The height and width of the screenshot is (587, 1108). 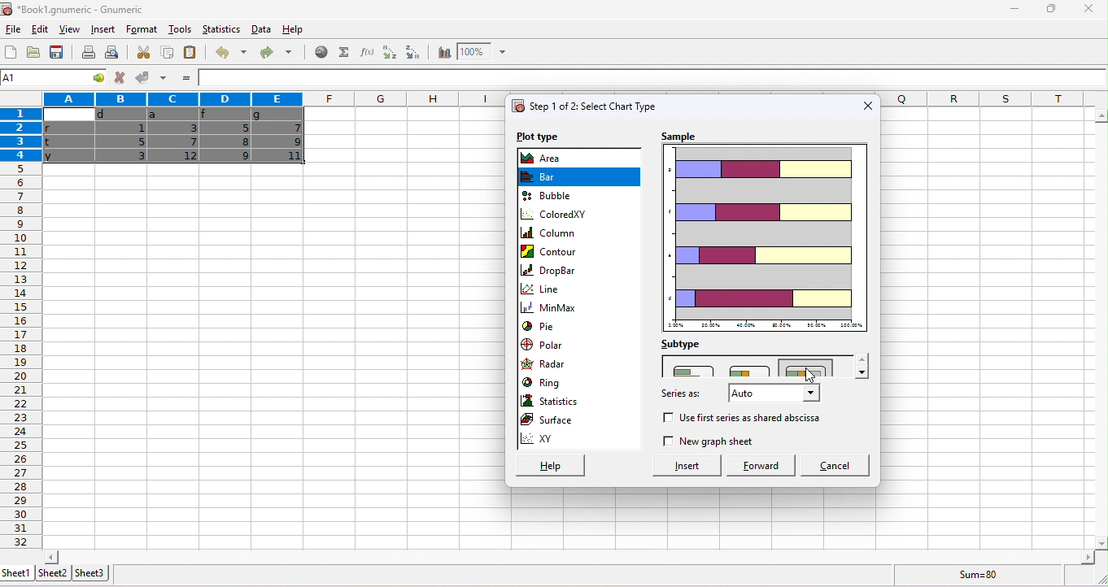 I want to click on statistics, so click(x=221, y=28).